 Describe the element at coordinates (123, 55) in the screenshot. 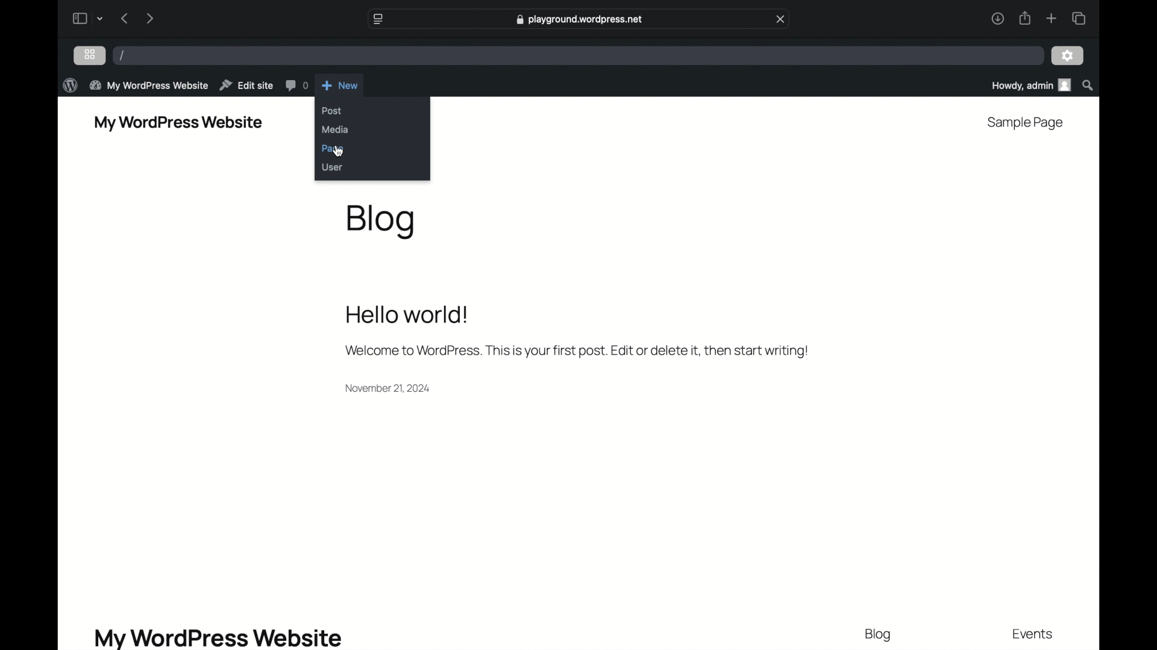

I see `/` at that location.